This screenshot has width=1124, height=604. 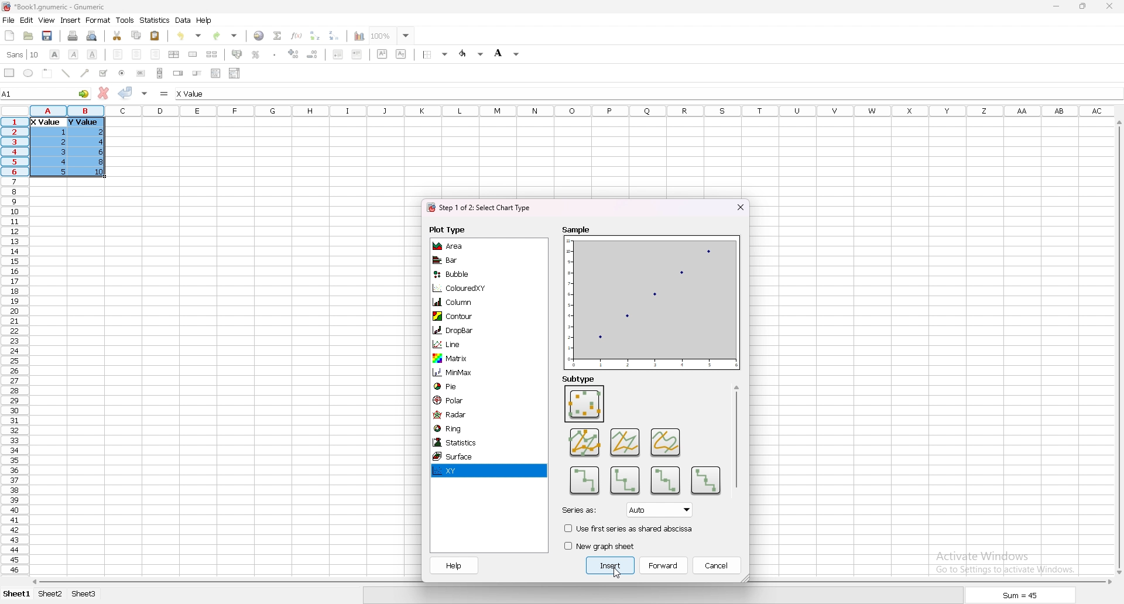 What do you see at coordinates (198, 73) in the screenshot?
I see `slider` at bounding box center [198, 73].